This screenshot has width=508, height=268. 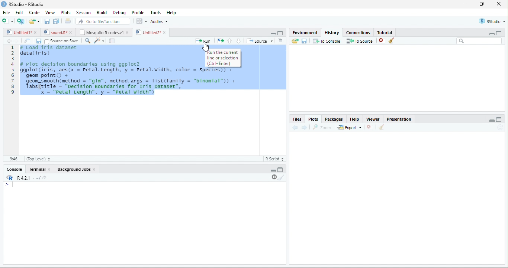 I want to click on close, so click(x=369, y=127).